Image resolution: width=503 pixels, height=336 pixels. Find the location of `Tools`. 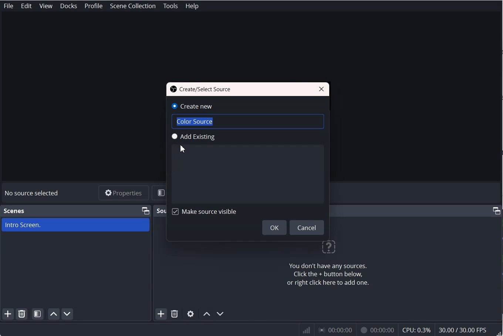

Tools is located at coordinates (171, 6).